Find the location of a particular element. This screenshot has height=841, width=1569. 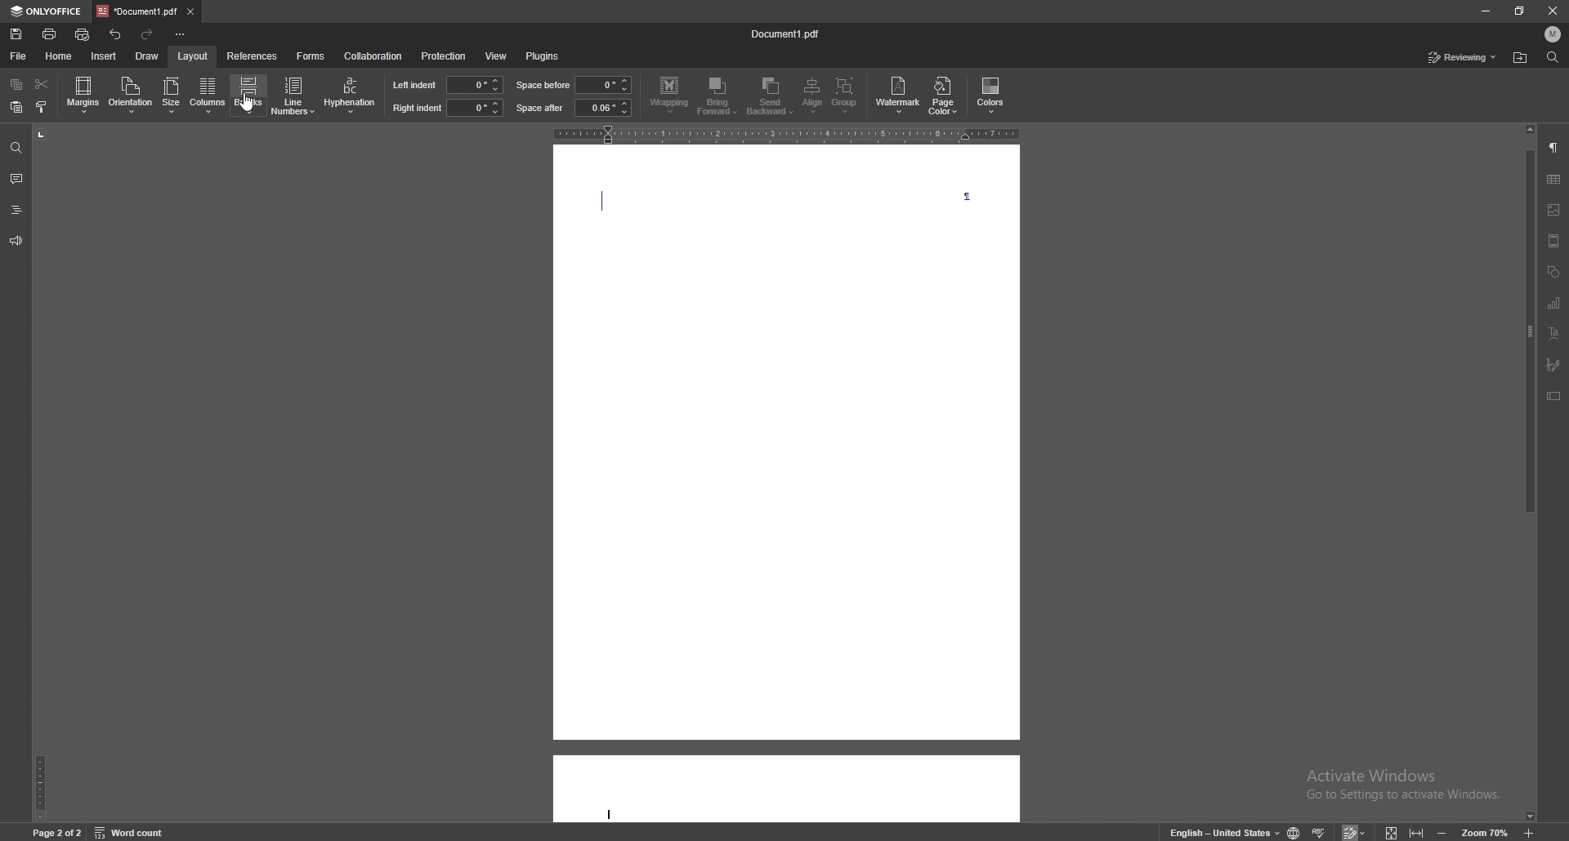

horizontal scaling is located at coordinates (783, 133).